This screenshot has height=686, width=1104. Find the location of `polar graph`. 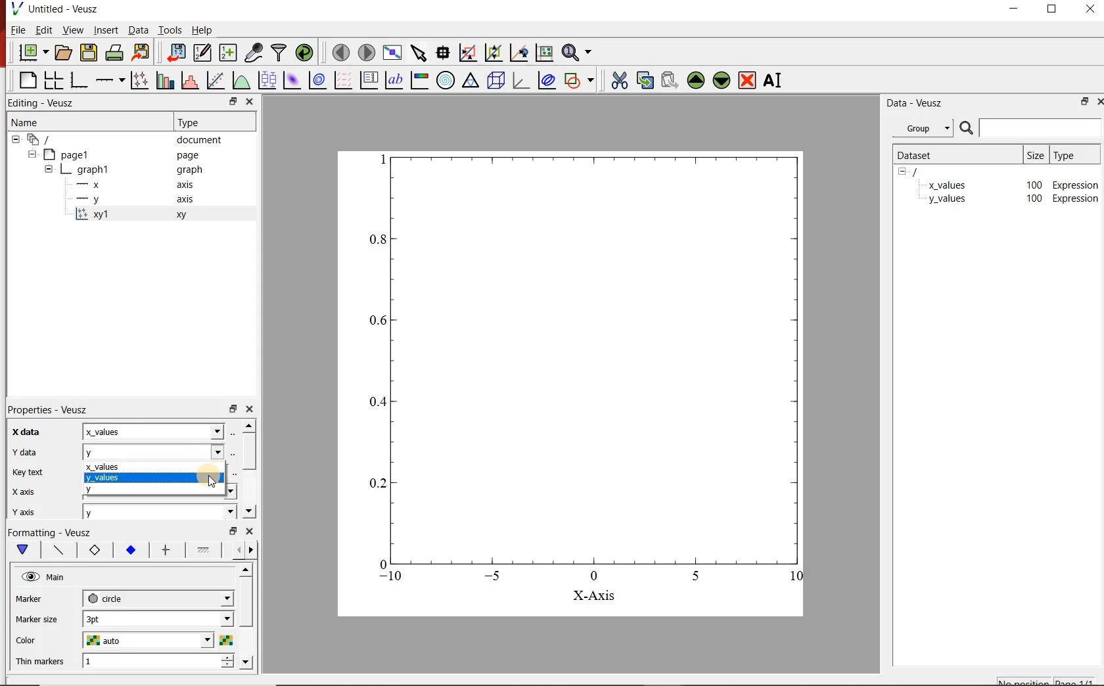

polar graph is located at coordinates (446, 81).